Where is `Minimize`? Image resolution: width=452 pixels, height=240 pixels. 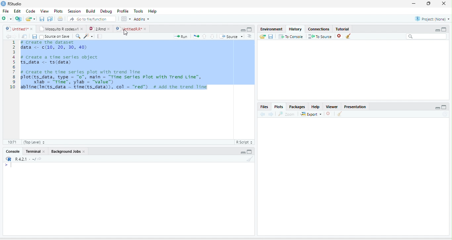 Minimize is located at coordinates (437, 108).